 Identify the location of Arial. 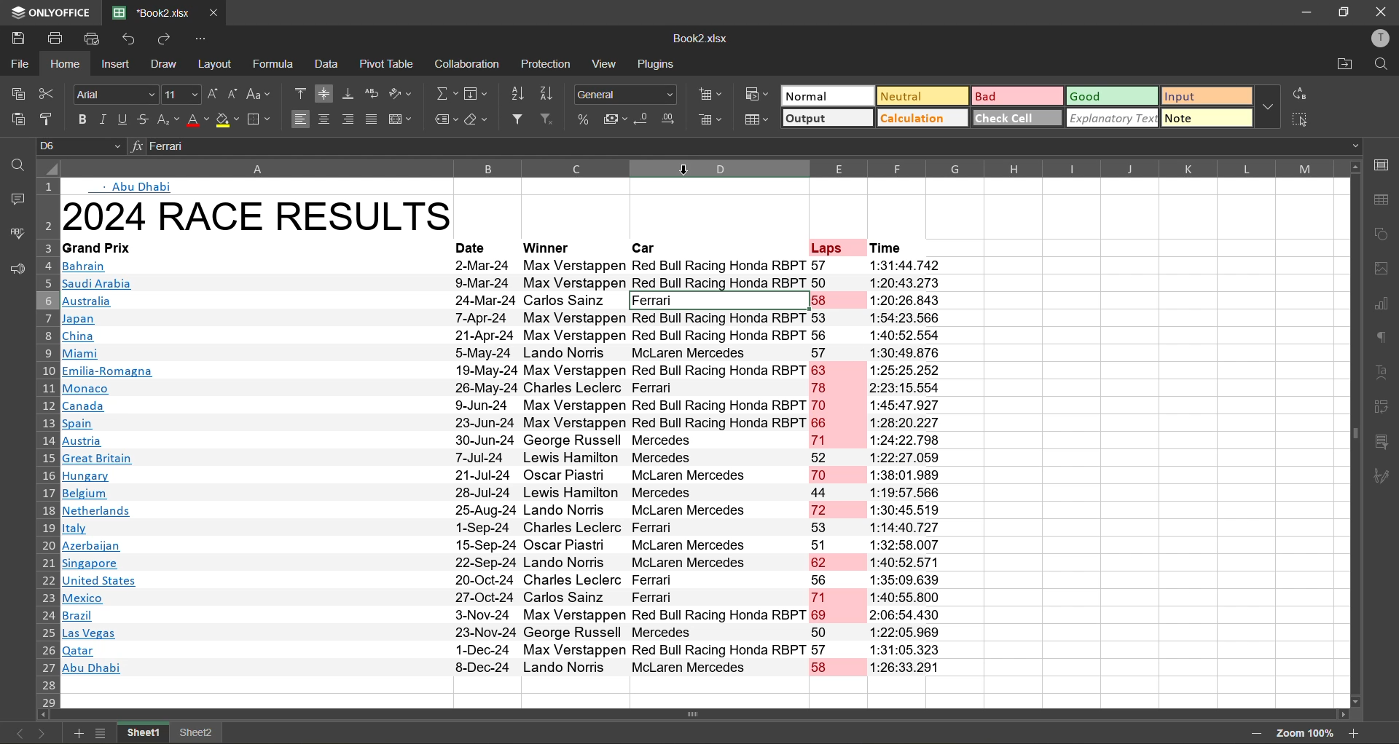
(114, 93).